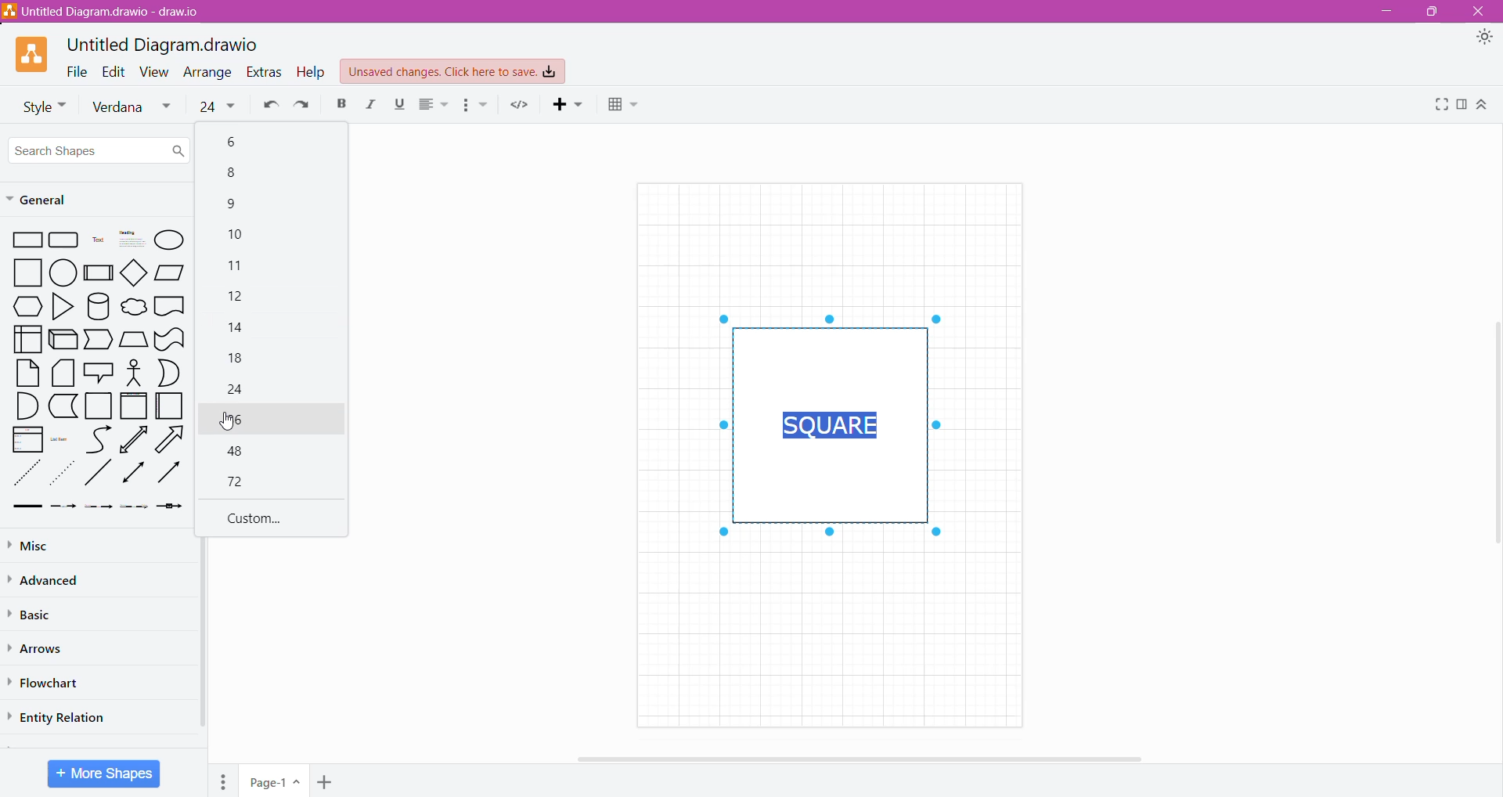 The height and width of the screenshot is (797, 1503). I want to click on Undo, so click(268, 108).